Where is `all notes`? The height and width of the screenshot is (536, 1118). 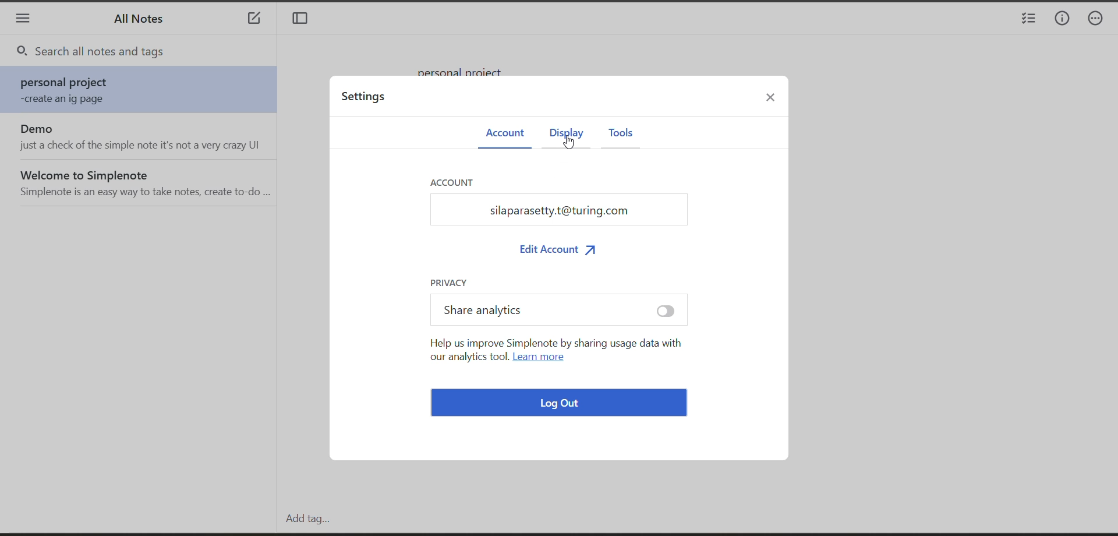 all notes is located at coordinates (143, 22).